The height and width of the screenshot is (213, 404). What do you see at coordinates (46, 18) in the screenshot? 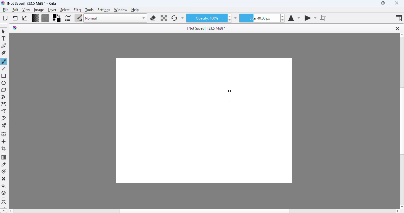
I see `fill patterns` at bounding box center [46, 18].